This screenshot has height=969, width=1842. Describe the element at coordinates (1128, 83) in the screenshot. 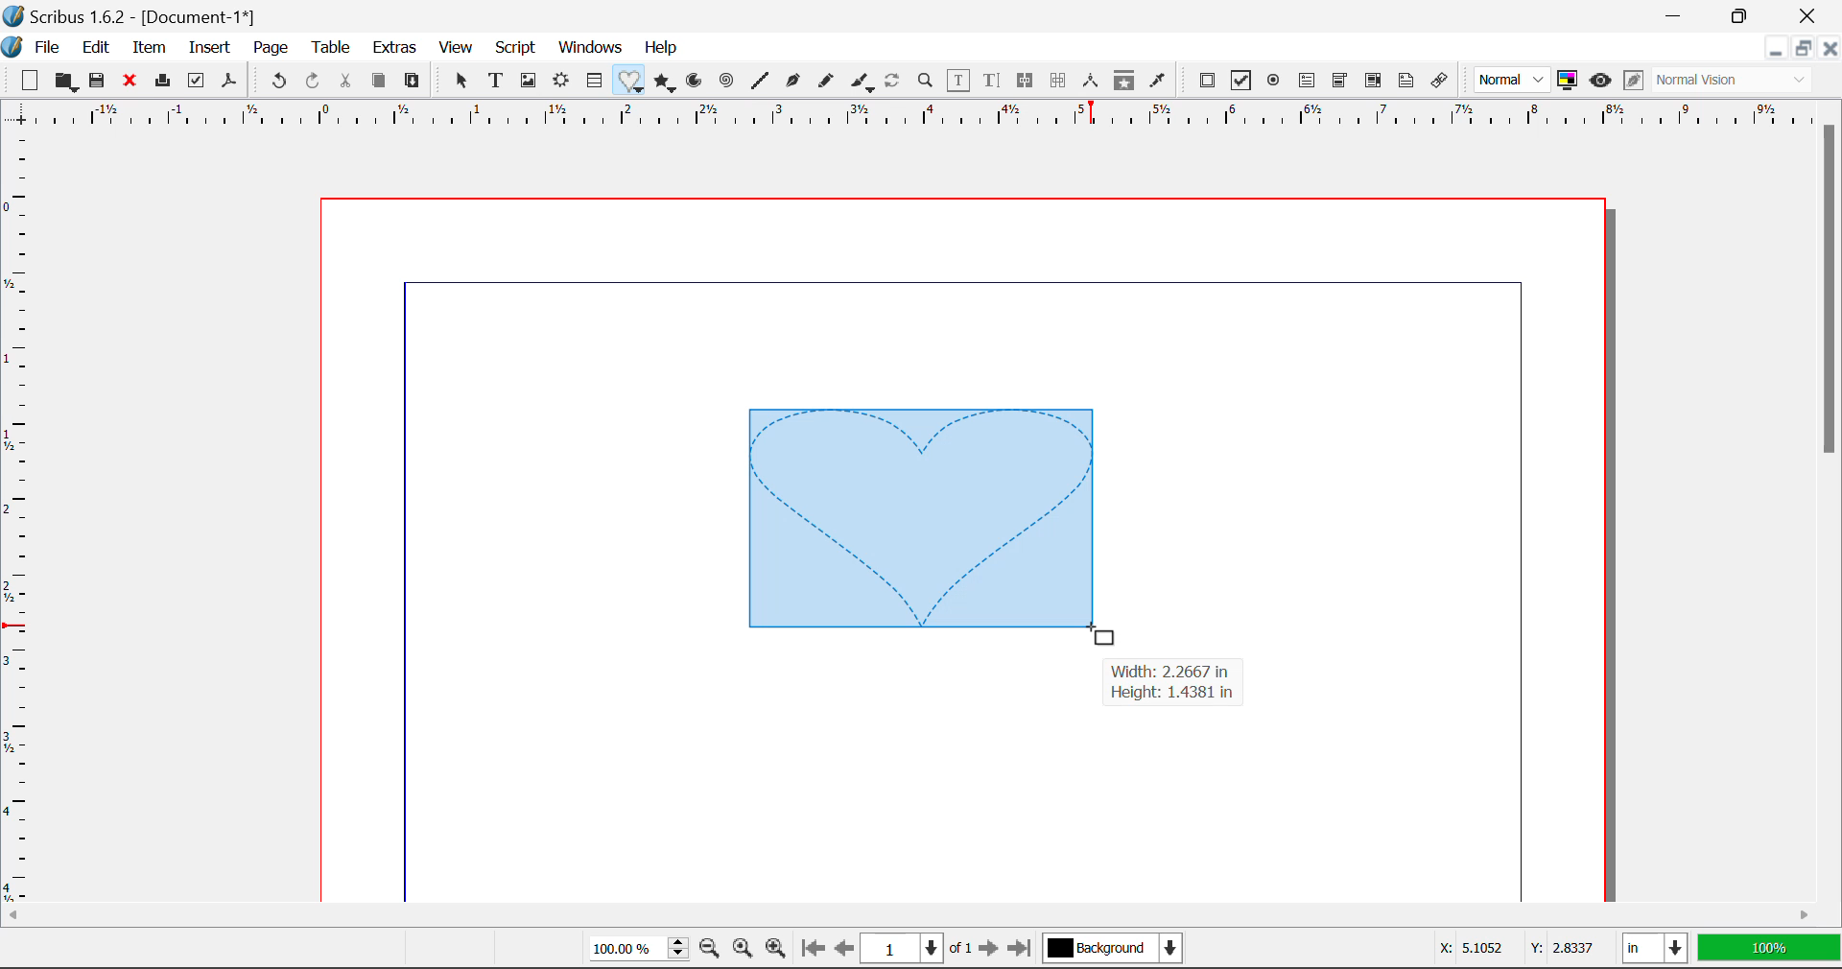

I see `Copy Item Properties` at that location.